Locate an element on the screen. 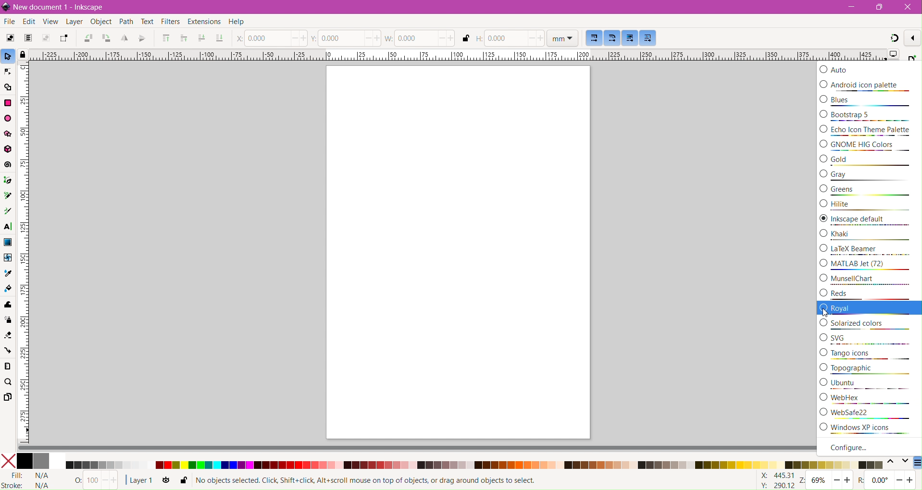 The height and width of the screenshot is (490, 922). Object Rotate 90 is located at coordinates (106, 39).